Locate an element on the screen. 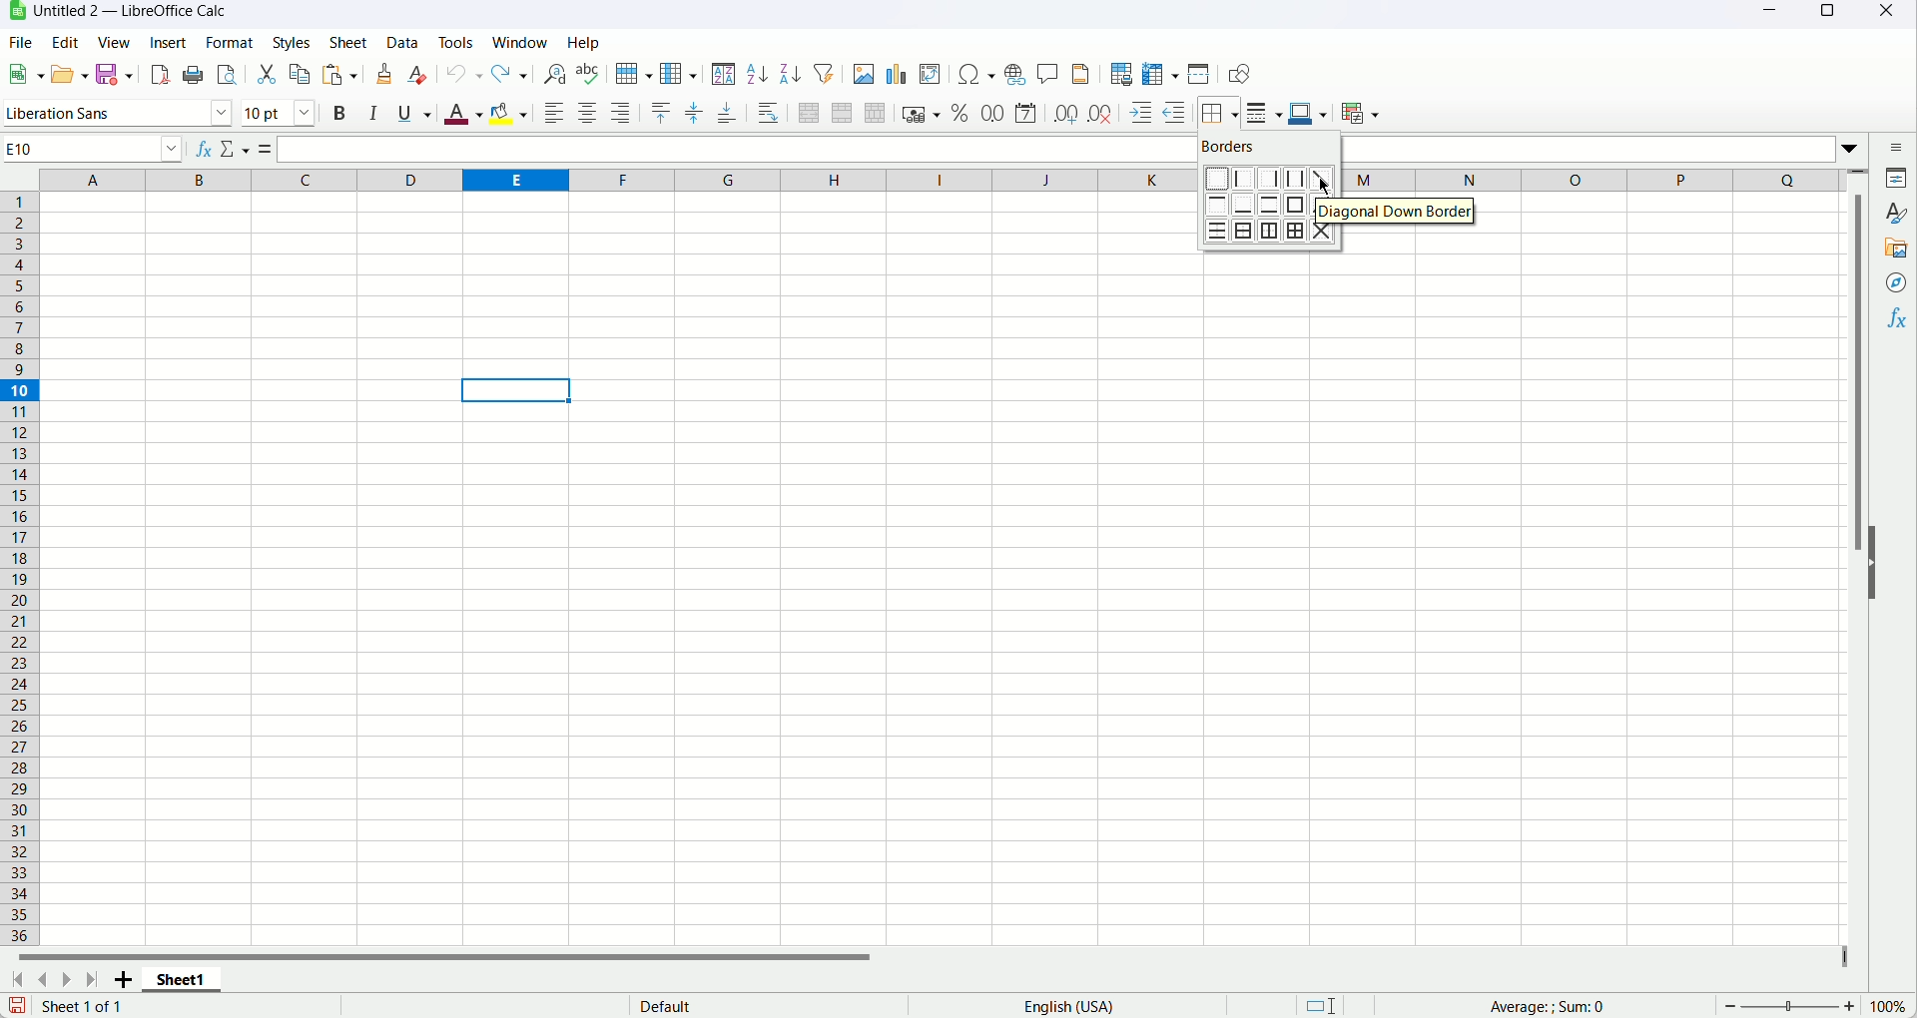  Sort ascending is located at coordinates (758, 74).